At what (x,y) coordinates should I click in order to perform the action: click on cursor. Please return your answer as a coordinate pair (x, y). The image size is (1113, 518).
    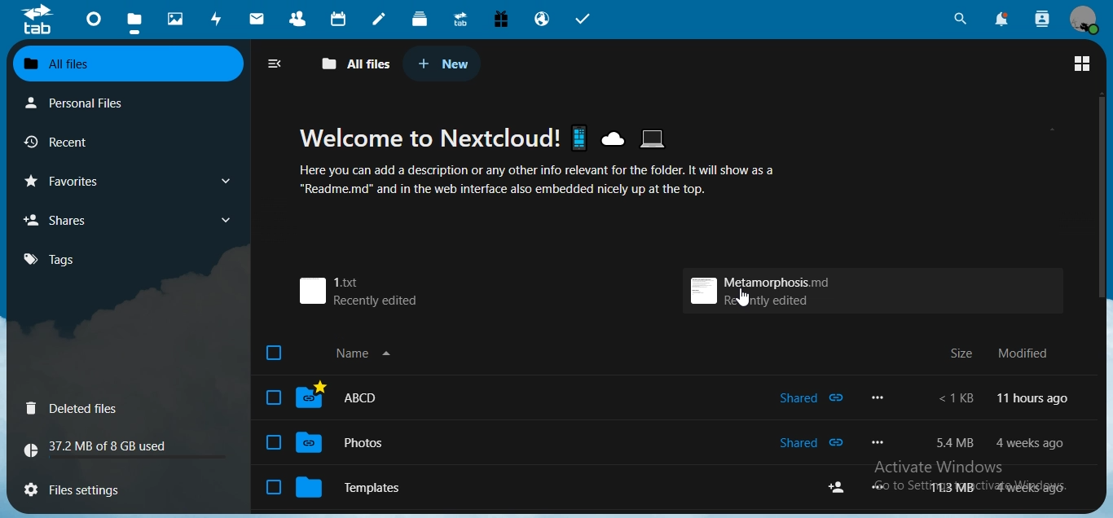
    Looking at the image, I should click on (745, 296).